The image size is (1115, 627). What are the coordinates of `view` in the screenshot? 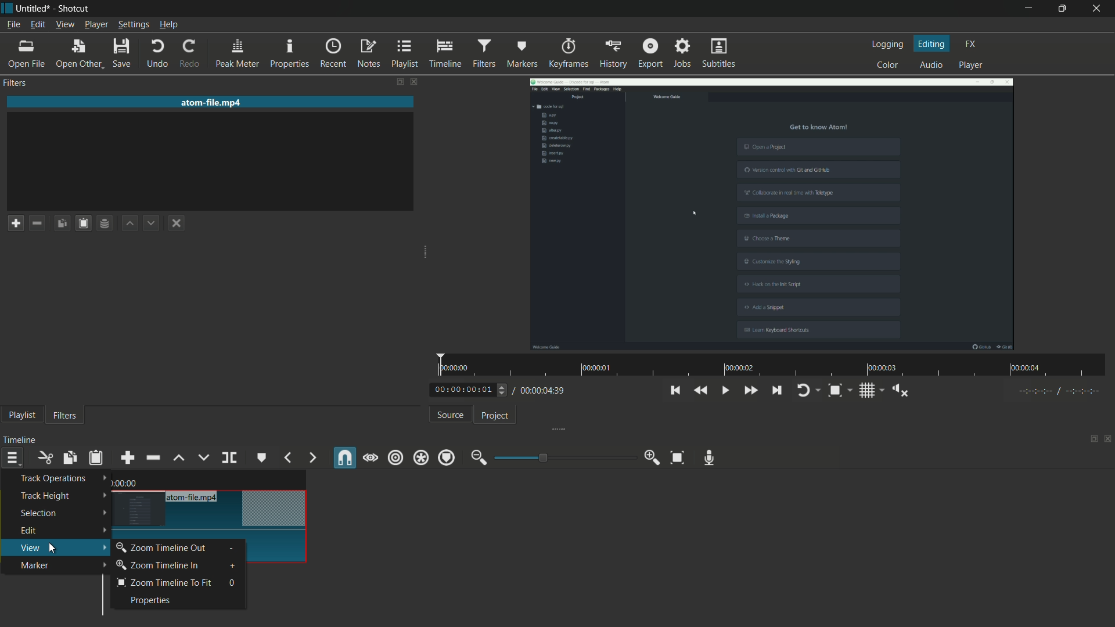 It's located at (62, 546).